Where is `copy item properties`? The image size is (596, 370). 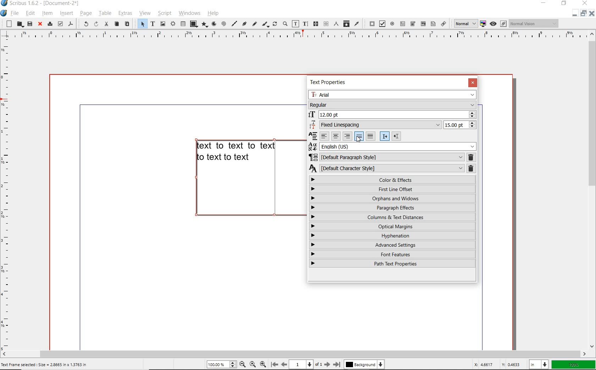
copy item properties is located at coordinates (346, 23).